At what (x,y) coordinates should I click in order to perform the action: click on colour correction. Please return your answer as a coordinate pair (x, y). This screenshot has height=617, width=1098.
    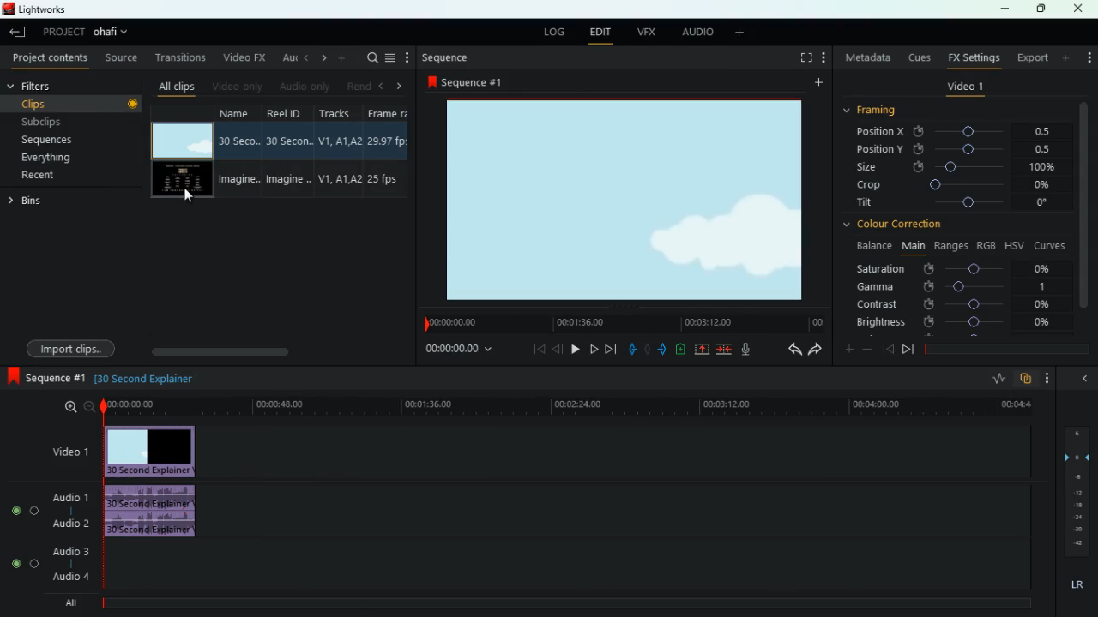
    Looking at the image, I should click on (899, 224).